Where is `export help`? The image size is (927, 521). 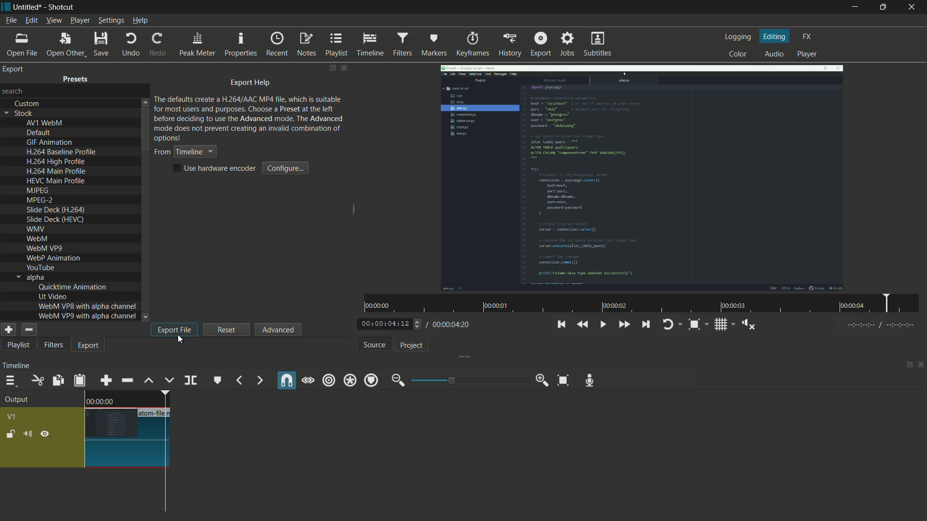
export help is located at coordinates (251, 83).